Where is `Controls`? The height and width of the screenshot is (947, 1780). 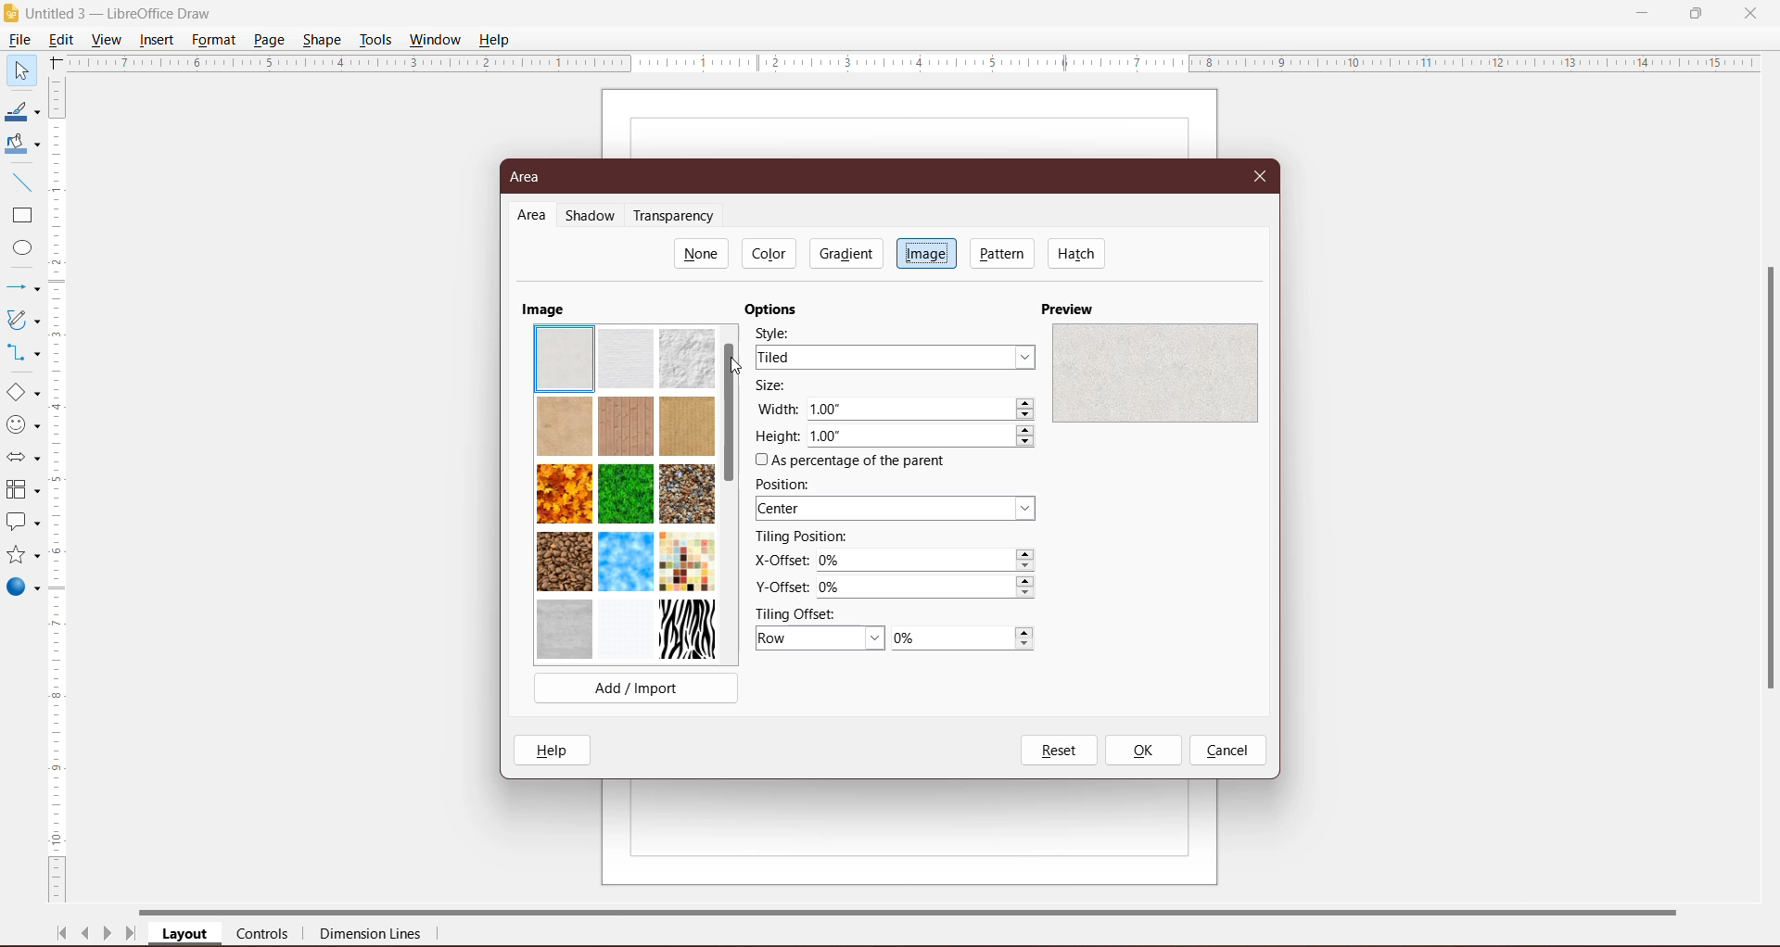 Controls is located at coordinates (268, 935).